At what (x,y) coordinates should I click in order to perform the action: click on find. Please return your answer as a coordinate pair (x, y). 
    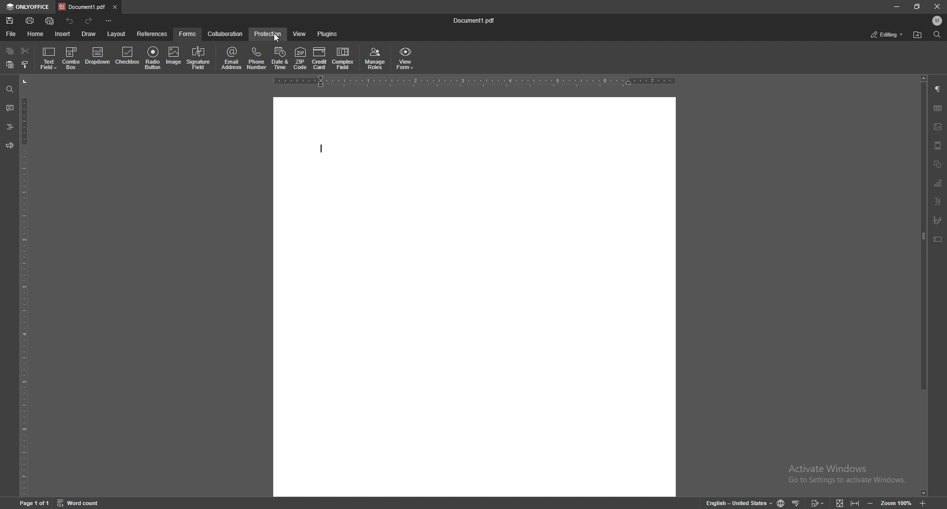
    Looking at the image, I should click on (936, 35).